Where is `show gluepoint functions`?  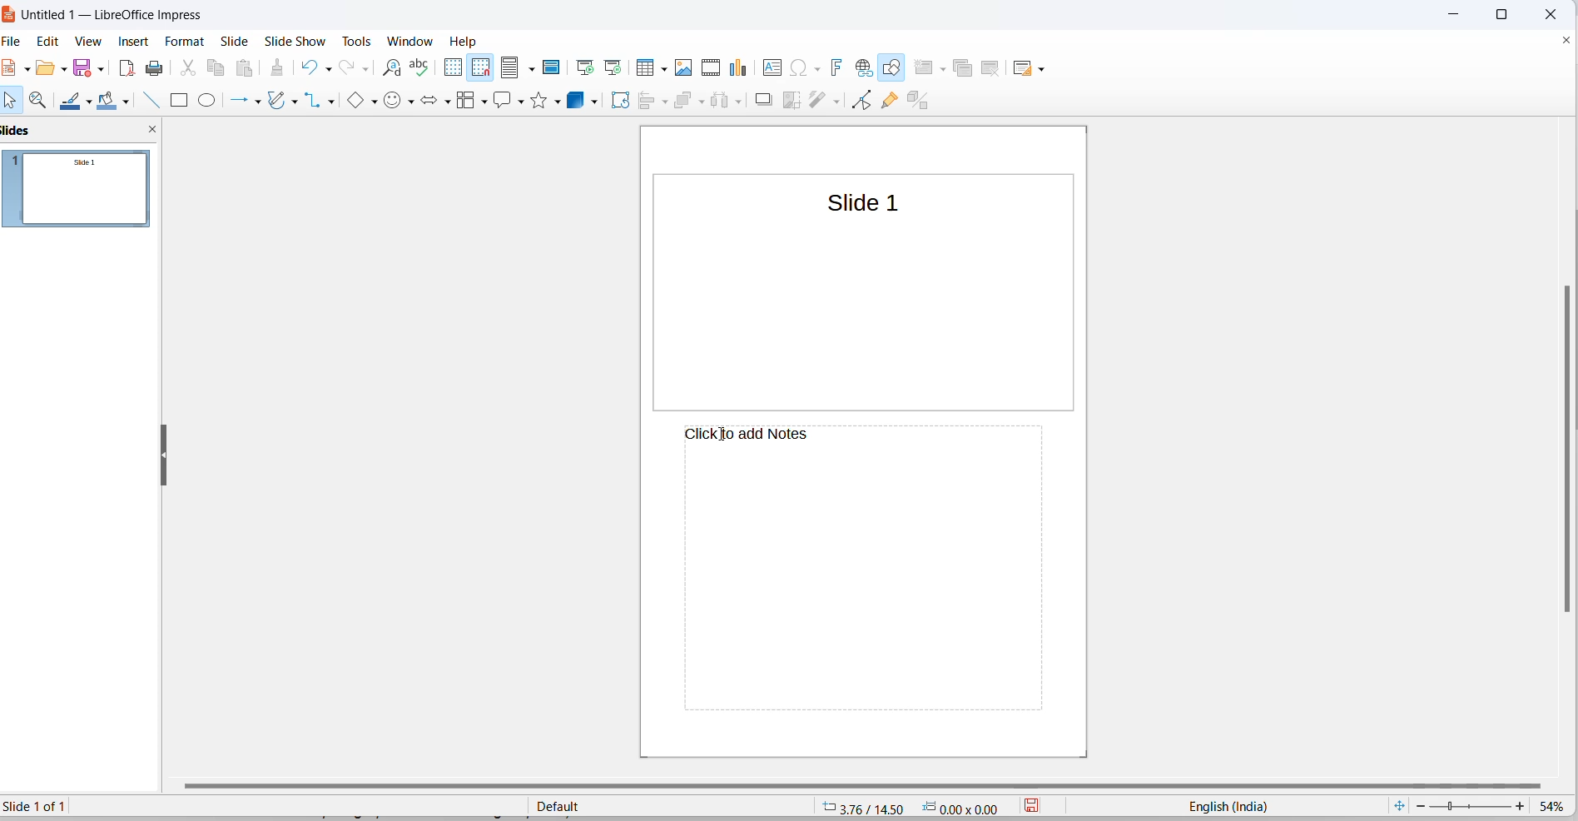 show gluepoint functions is located at coordinates (891, 102).